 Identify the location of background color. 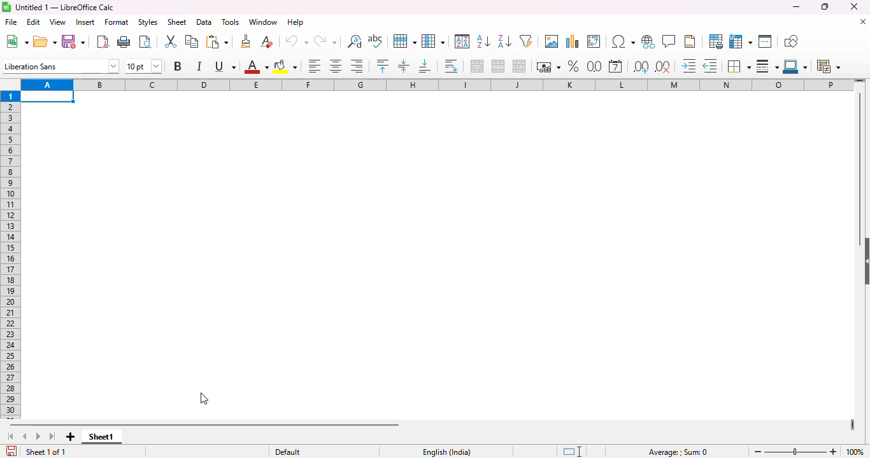
(286, 67).